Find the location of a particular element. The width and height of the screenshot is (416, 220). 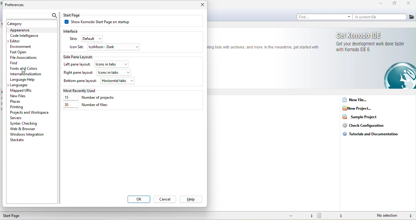

servers is located at coordinates (20, 118).